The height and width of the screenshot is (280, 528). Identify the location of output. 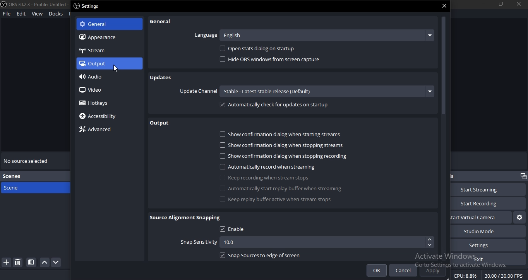
(105, 63).